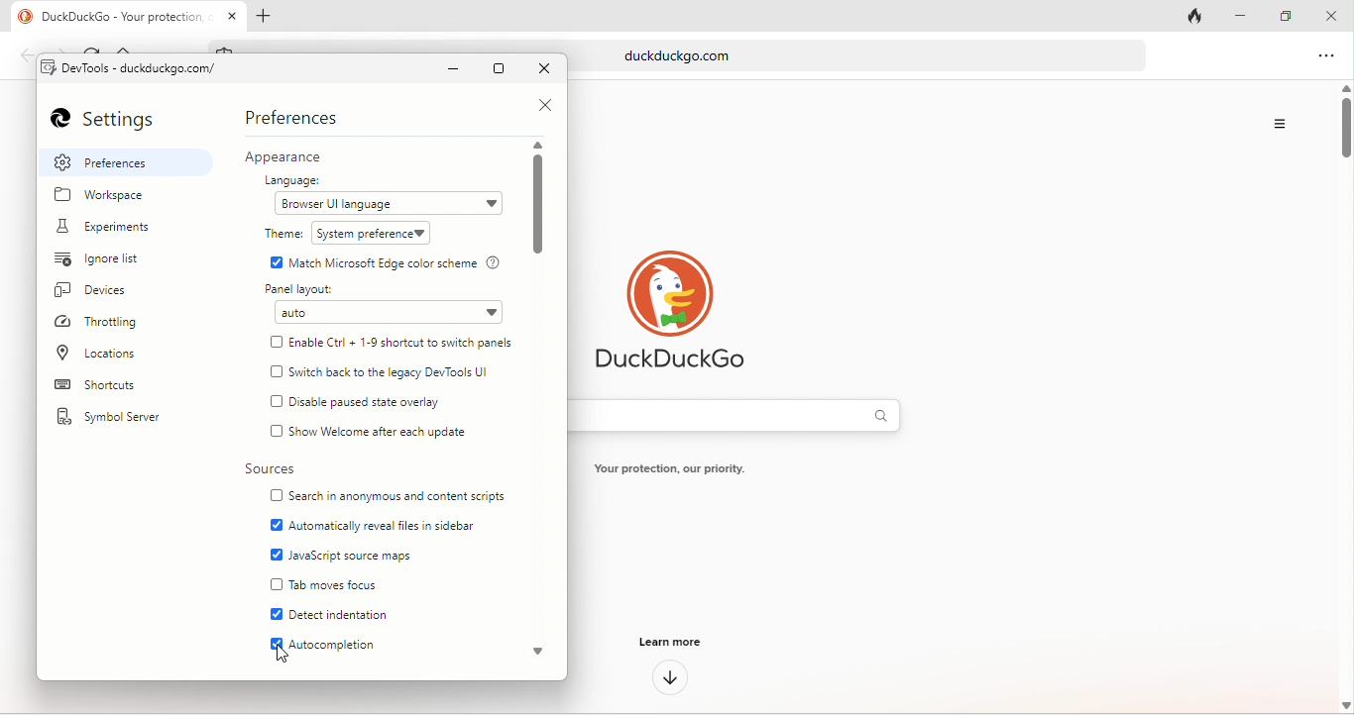 The image size is (1354, 715). I want to click on appearance, so click(298, 157).